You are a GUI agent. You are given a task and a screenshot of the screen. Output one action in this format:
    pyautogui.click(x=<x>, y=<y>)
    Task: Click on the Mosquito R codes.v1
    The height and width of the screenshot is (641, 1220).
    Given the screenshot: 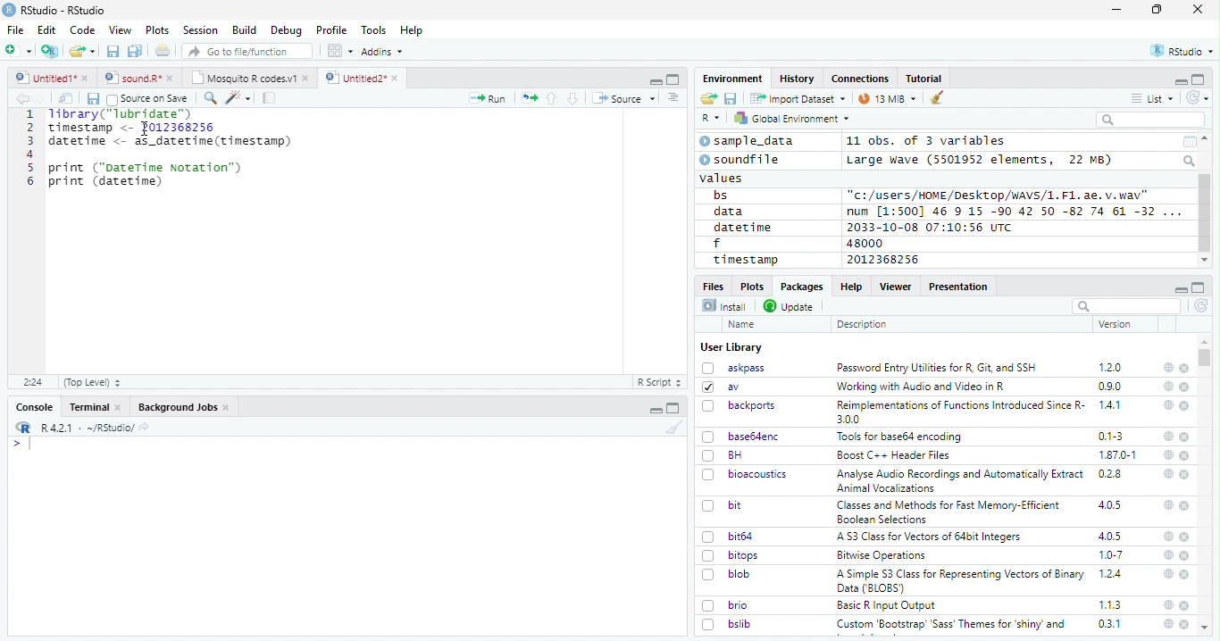 What is the action you would take?
    pyautogui.click(x=249, y=78)
    